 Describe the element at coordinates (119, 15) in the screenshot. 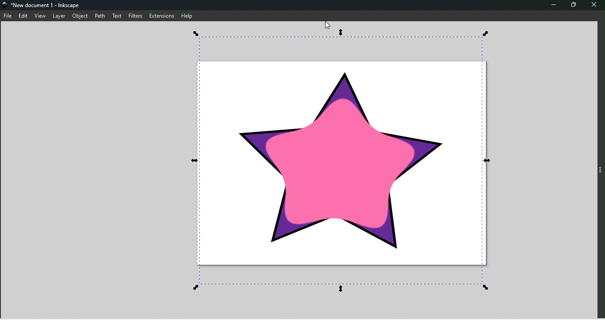

I see `Text` at that location.